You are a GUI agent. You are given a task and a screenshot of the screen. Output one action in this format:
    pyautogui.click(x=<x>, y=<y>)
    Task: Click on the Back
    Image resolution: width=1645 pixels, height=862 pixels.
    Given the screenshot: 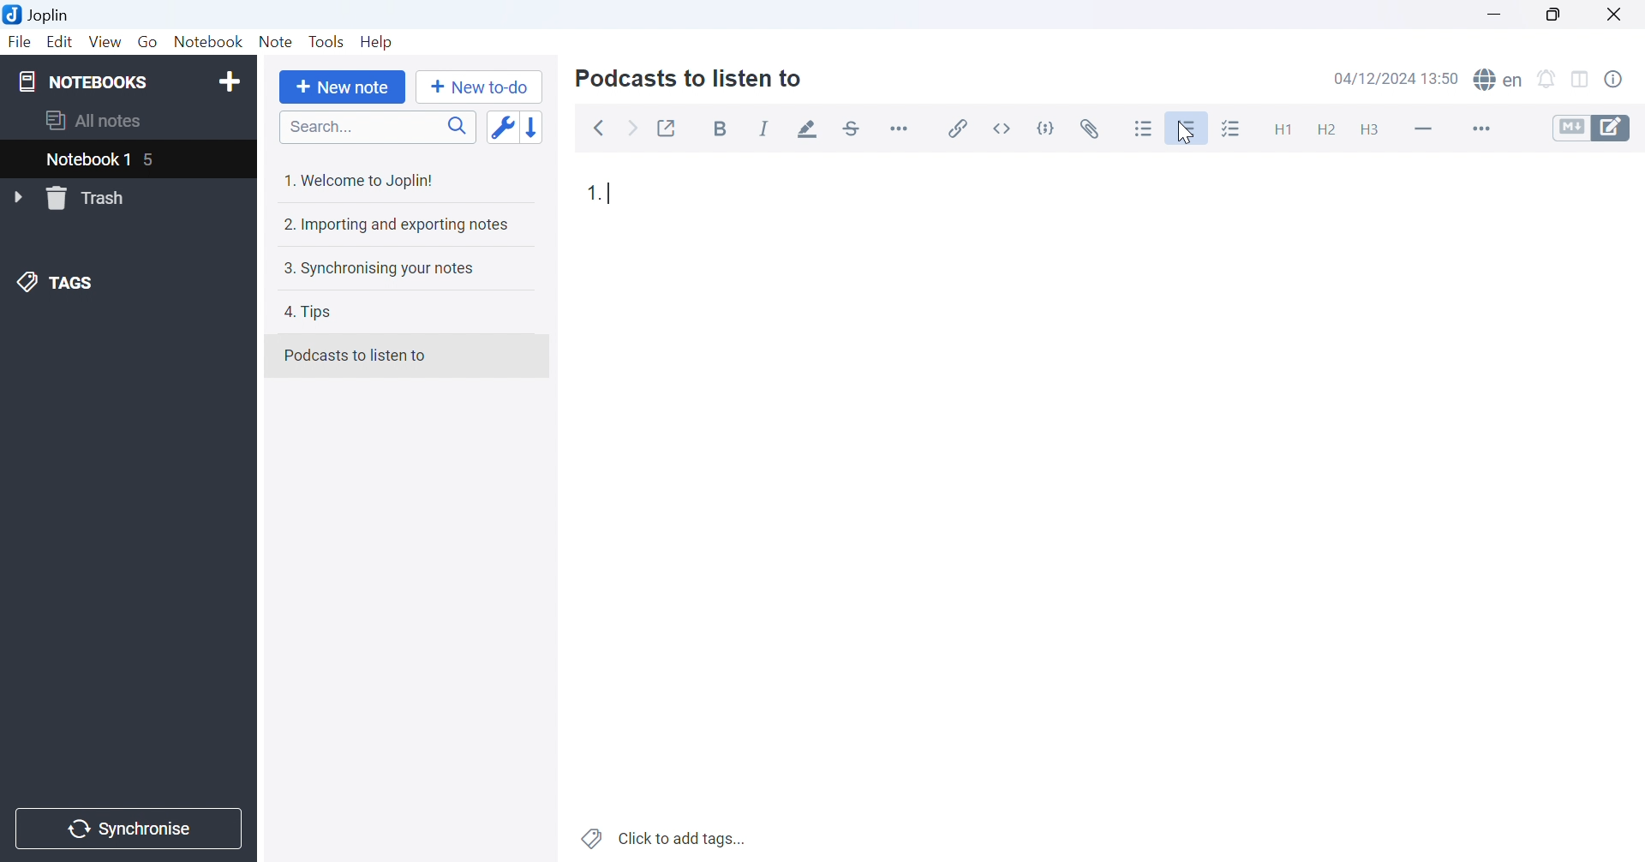 What is the action you would take?
    pyautogui.click(x=601, y=129)
    